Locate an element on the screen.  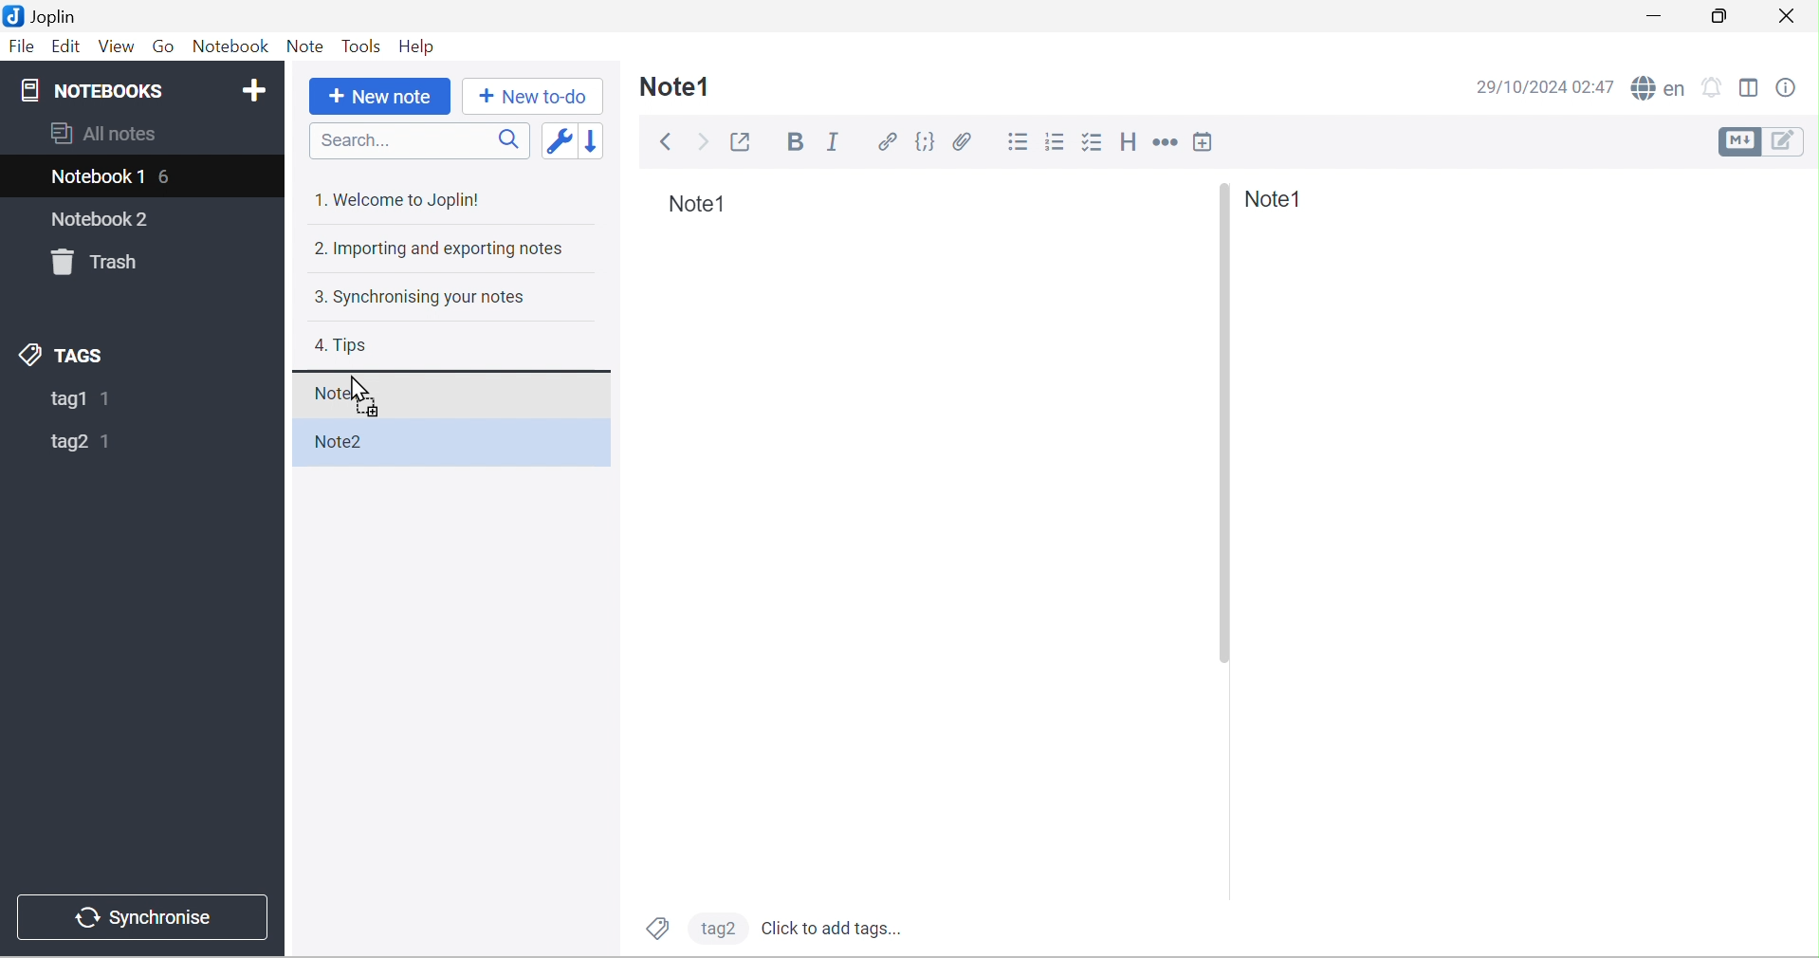
tag2 is located at coordinates (720, 931).